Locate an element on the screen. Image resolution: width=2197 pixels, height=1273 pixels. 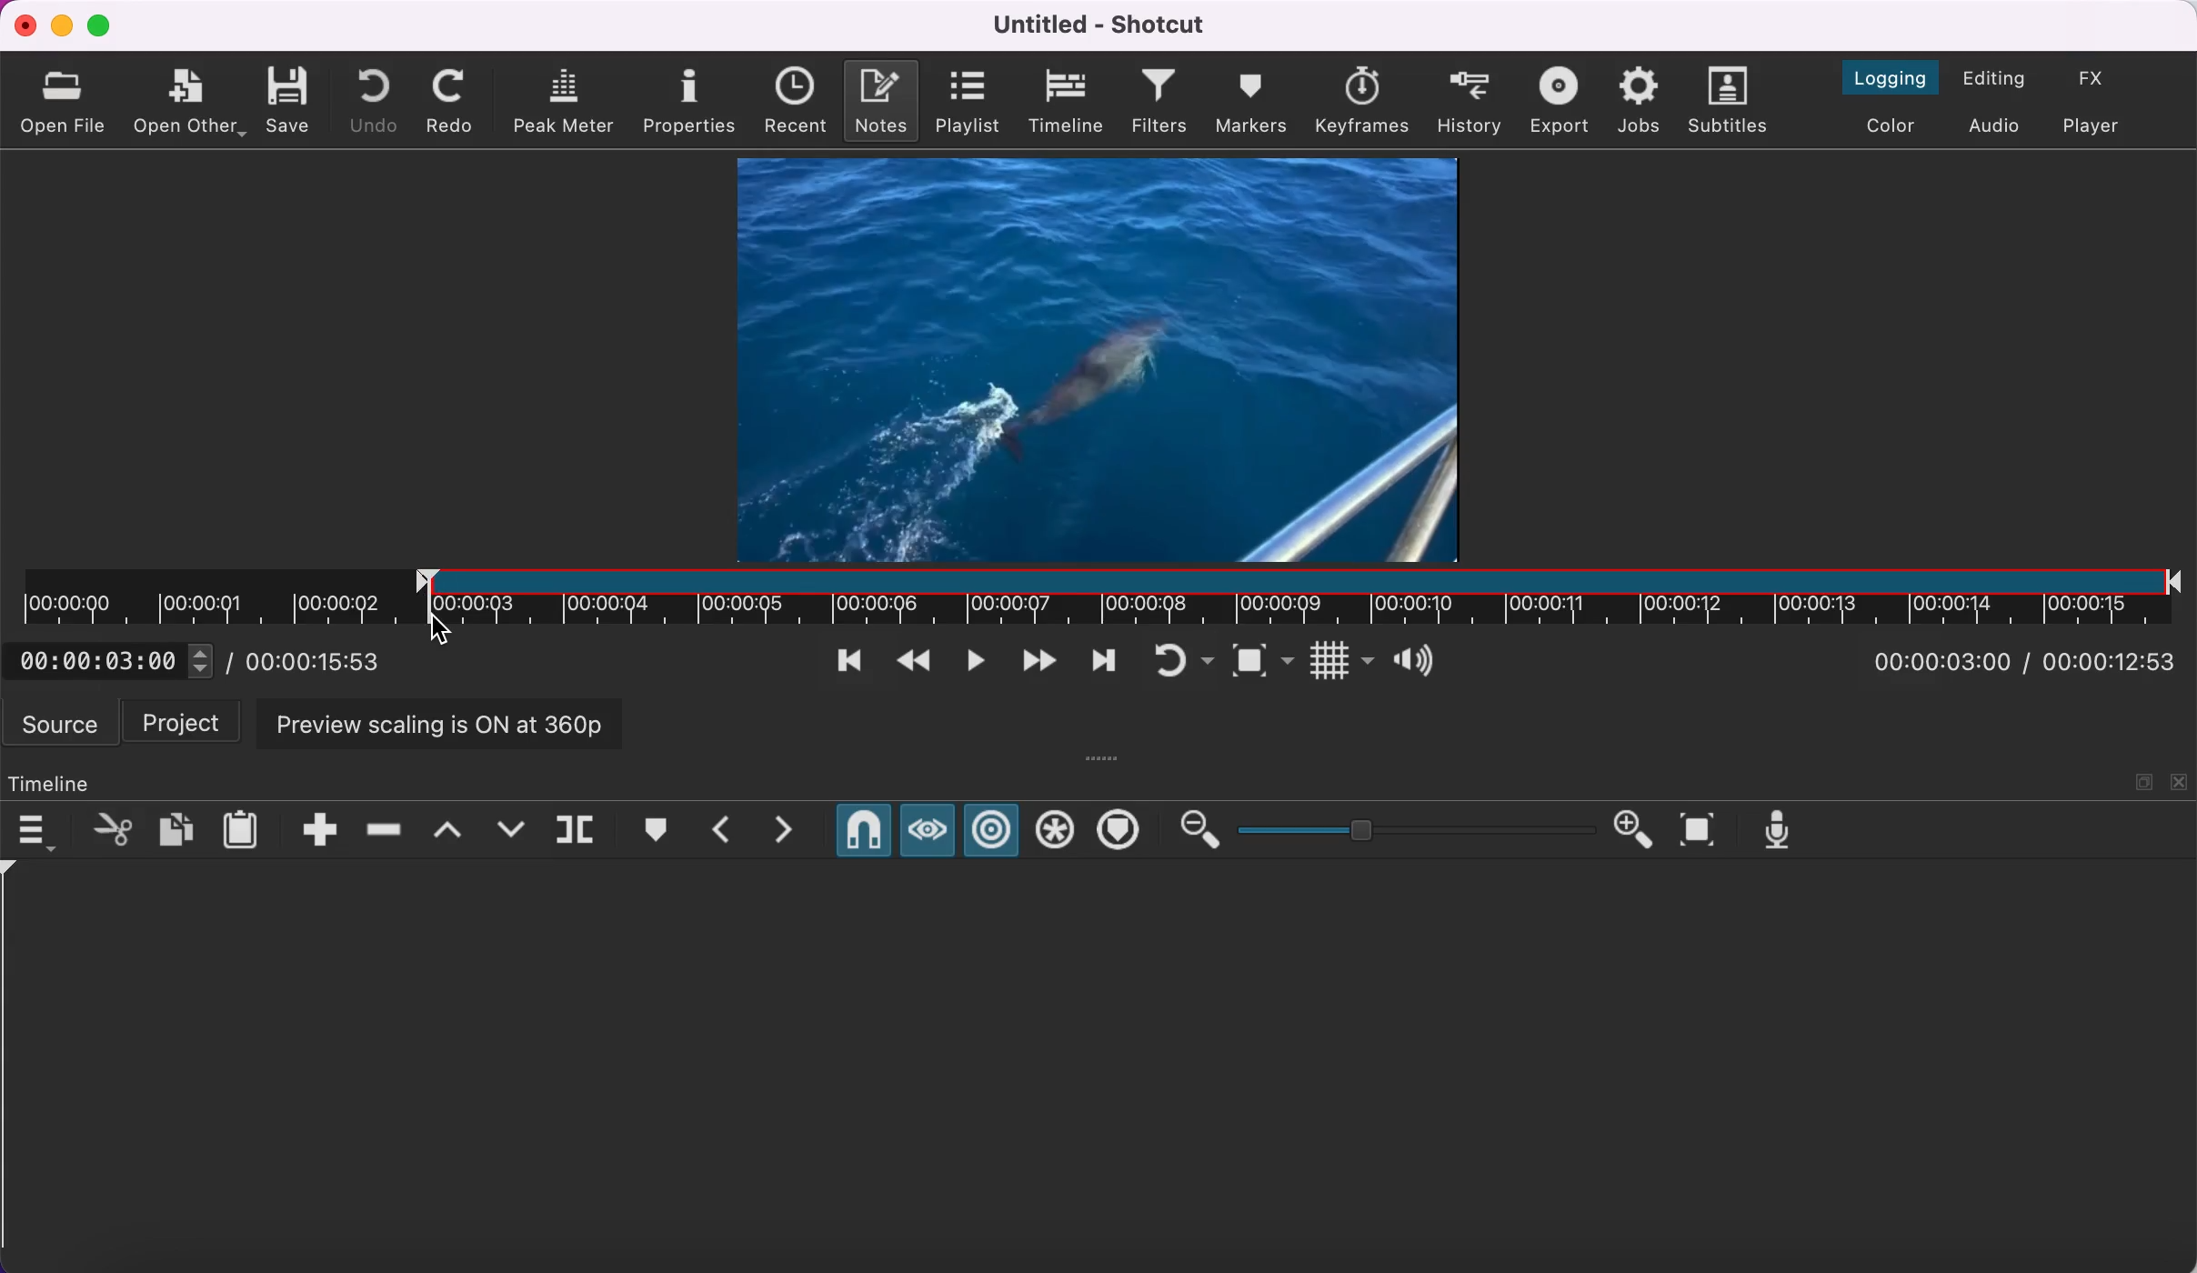
jobs is located at coordinates (1640, 102).